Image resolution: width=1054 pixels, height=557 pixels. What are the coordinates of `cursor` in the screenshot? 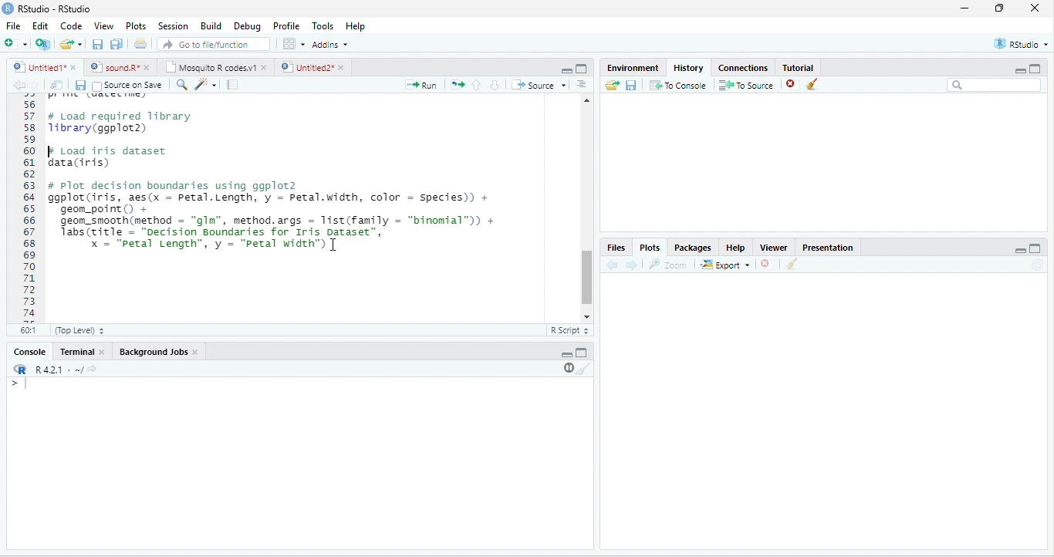 It's located at (333, 245).